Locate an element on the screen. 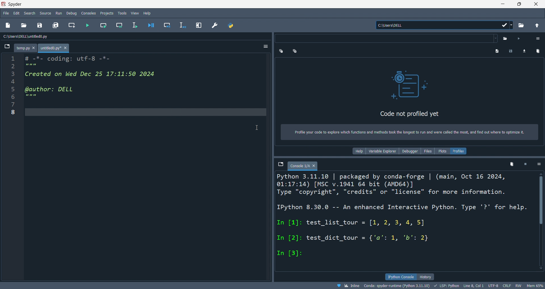  python path manager is located at coordinates (231, 25).